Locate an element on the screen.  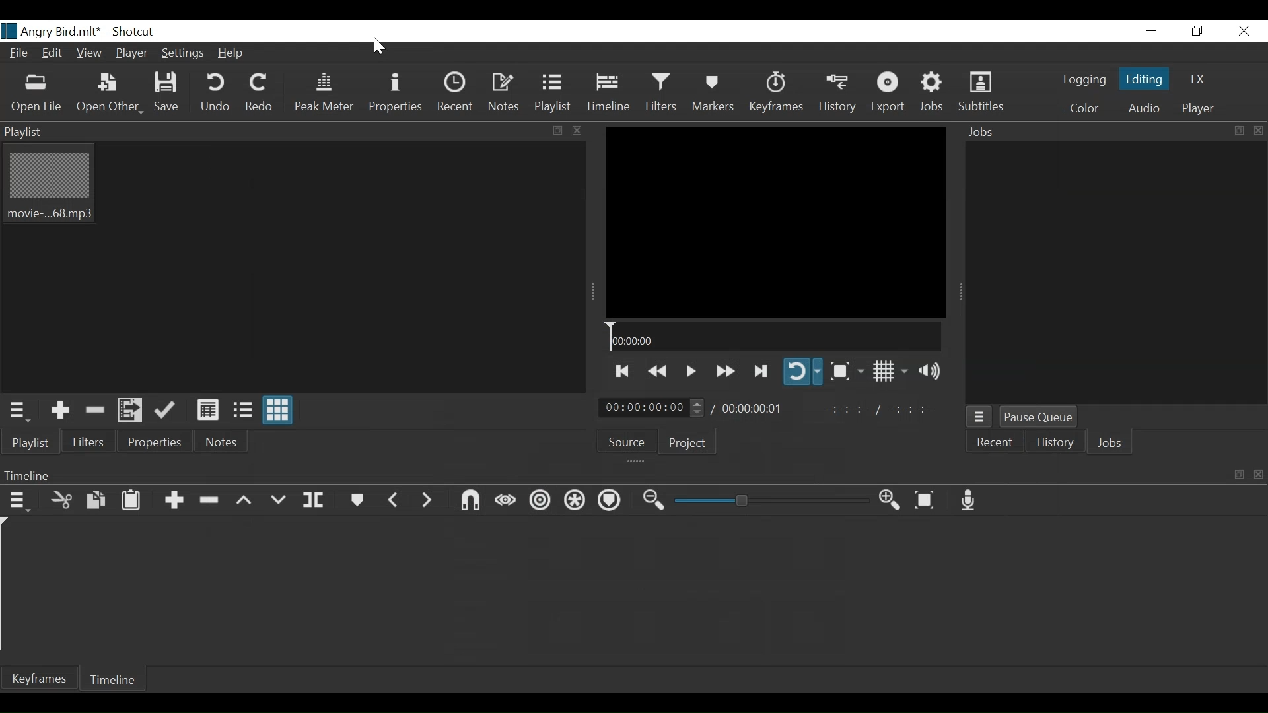
Ripple all tracks is located at coordinates (575, 501).